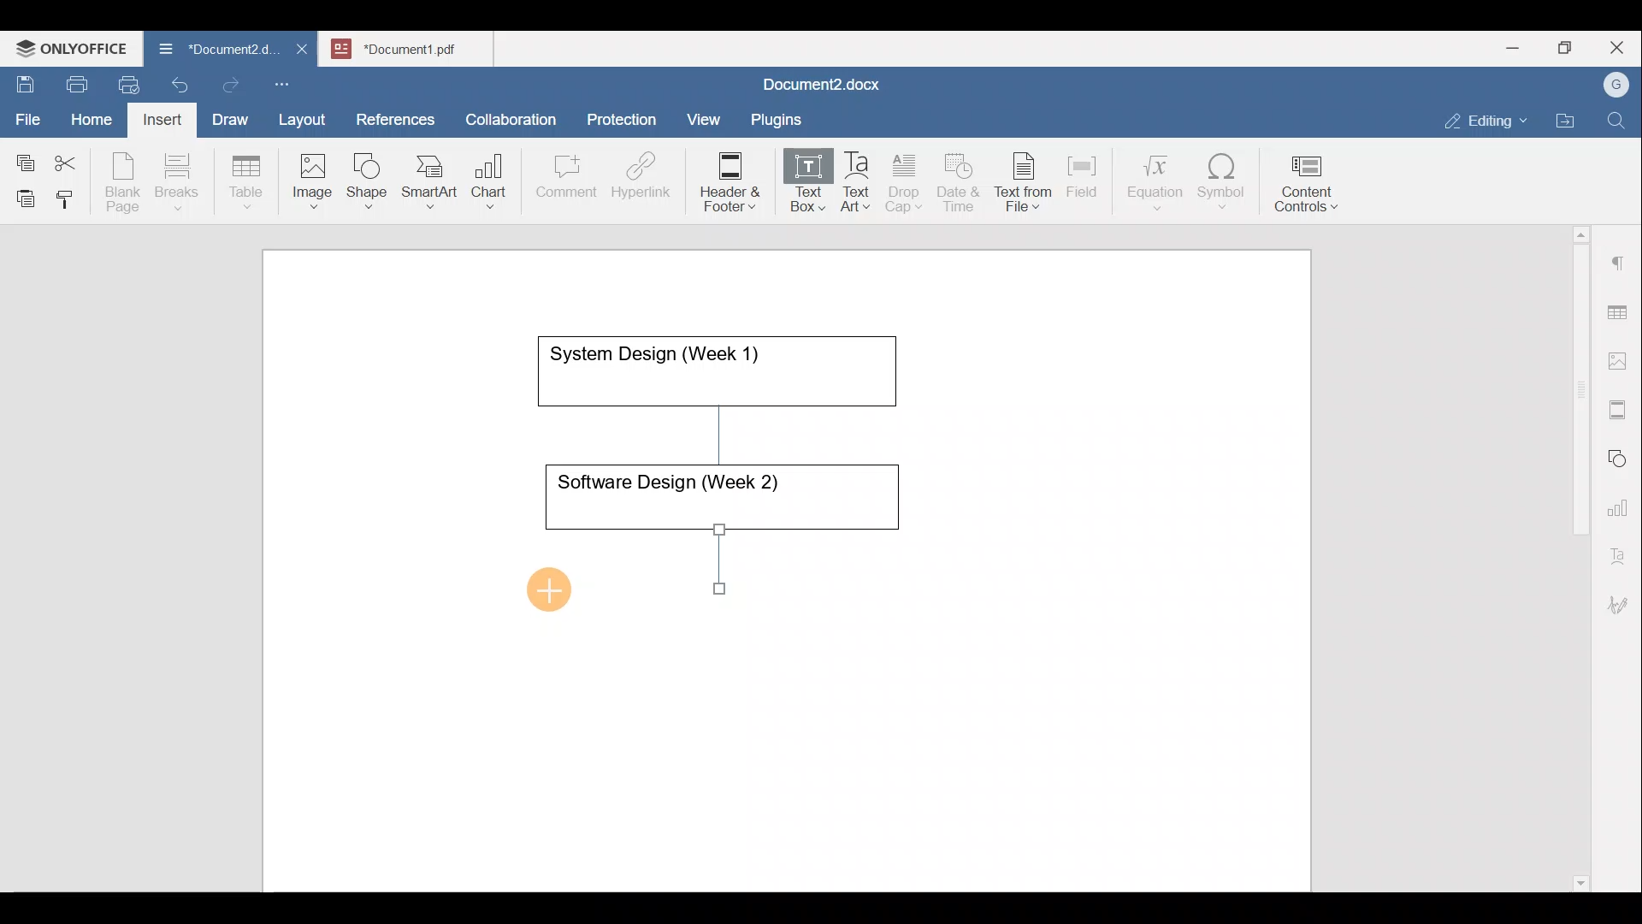  Describe the element at coordinates (1622, 599) in the screenshot. I see `Signature settings` at that location.